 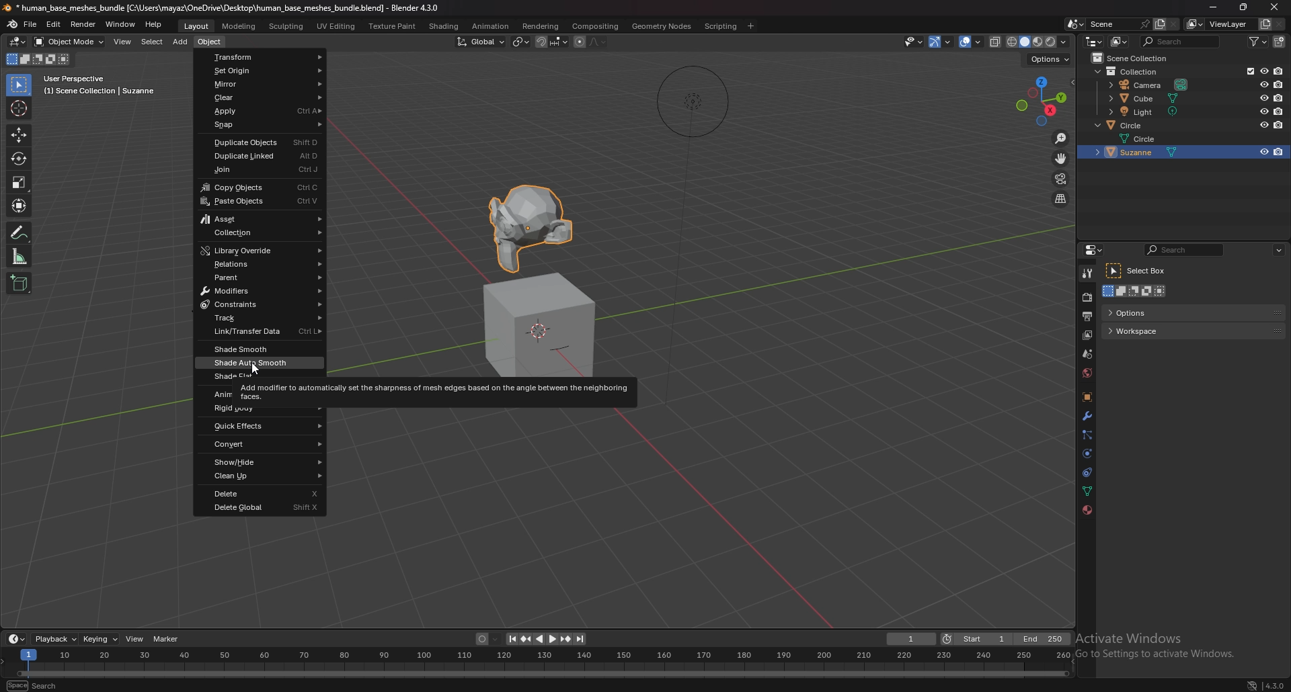 I want to click on suzanne, so click(x=1155, y=153).